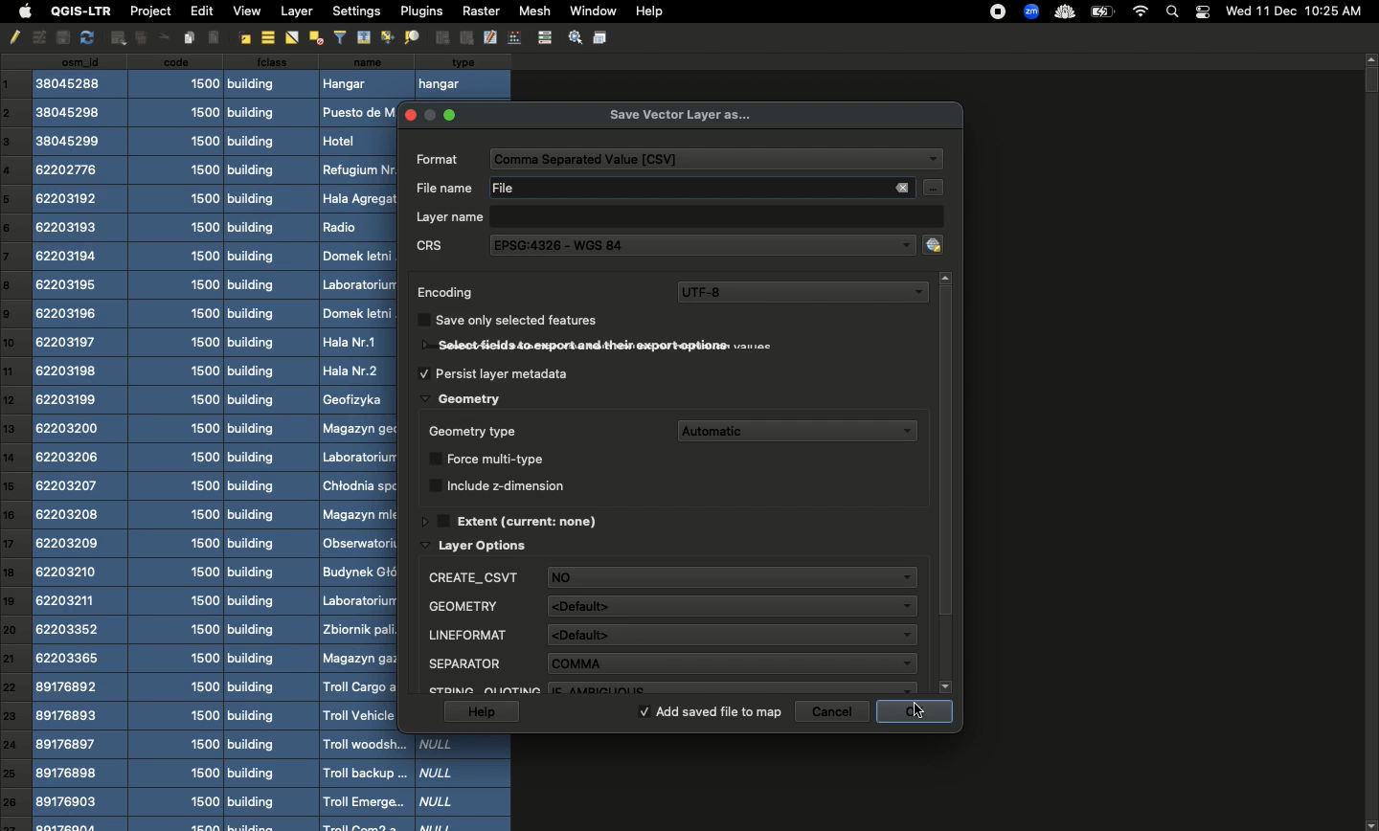  I want to click on Geometry, so click(463, 395).